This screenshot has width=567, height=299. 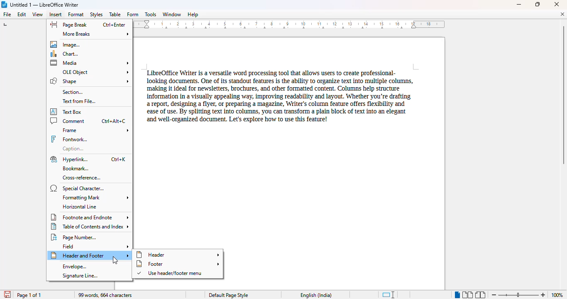 What do you see at coordinates (90, 255) in the screenshot?
I see `header and footer` at bounding box center [90, 255].